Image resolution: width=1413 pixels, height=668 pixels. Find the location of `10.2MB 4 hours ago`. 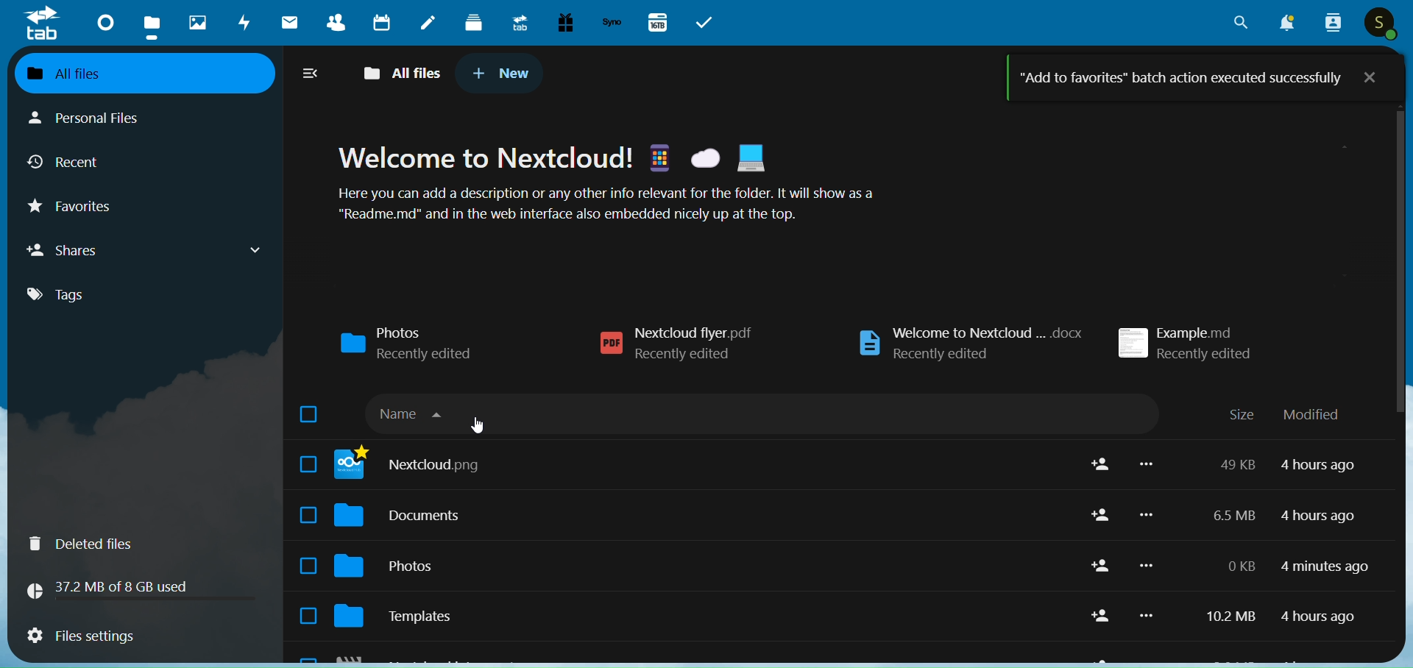

10.2MB 4 hours ago is located at coordinates (1282, 617).